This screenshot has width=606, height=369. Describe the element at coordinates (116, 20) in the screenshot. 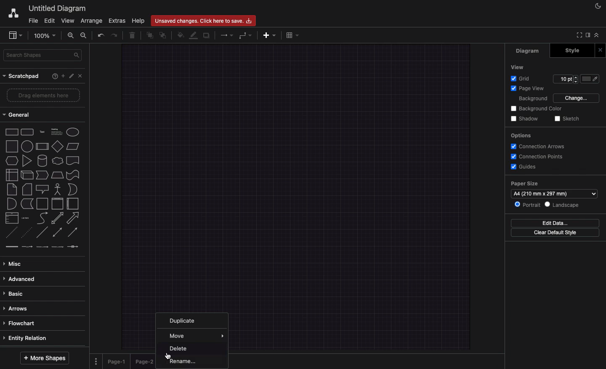

I see `Extras` at that location.